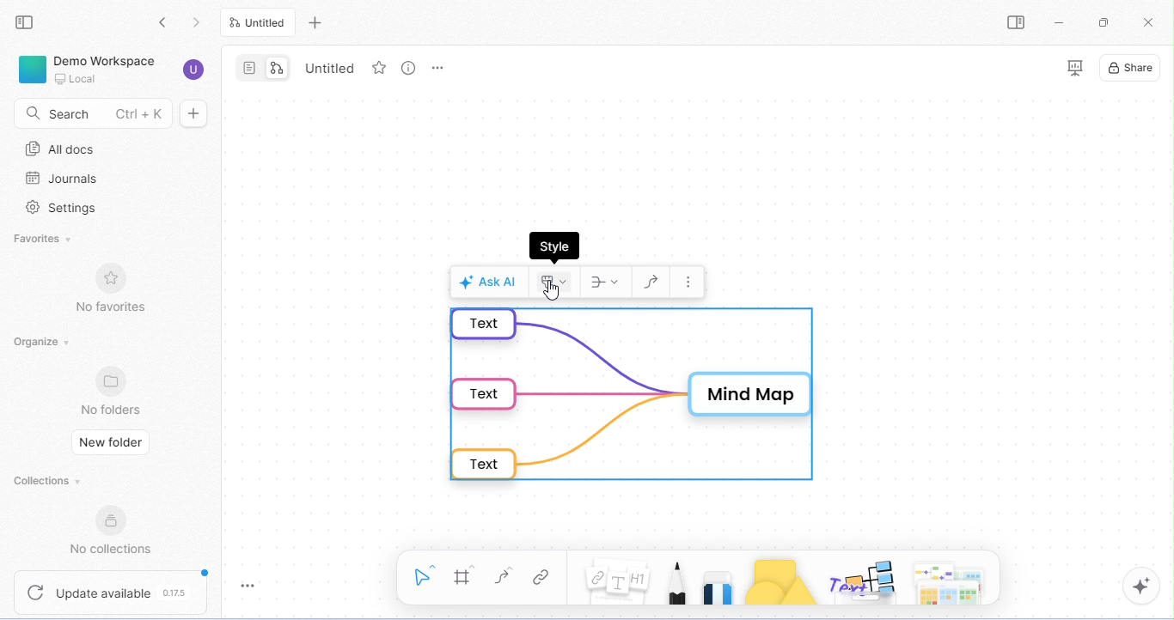 The image size is (1174, 620). What do you see at coordinates (313, 23) in the screenshot?
I see `new tab` at bounding box center [313, 23].